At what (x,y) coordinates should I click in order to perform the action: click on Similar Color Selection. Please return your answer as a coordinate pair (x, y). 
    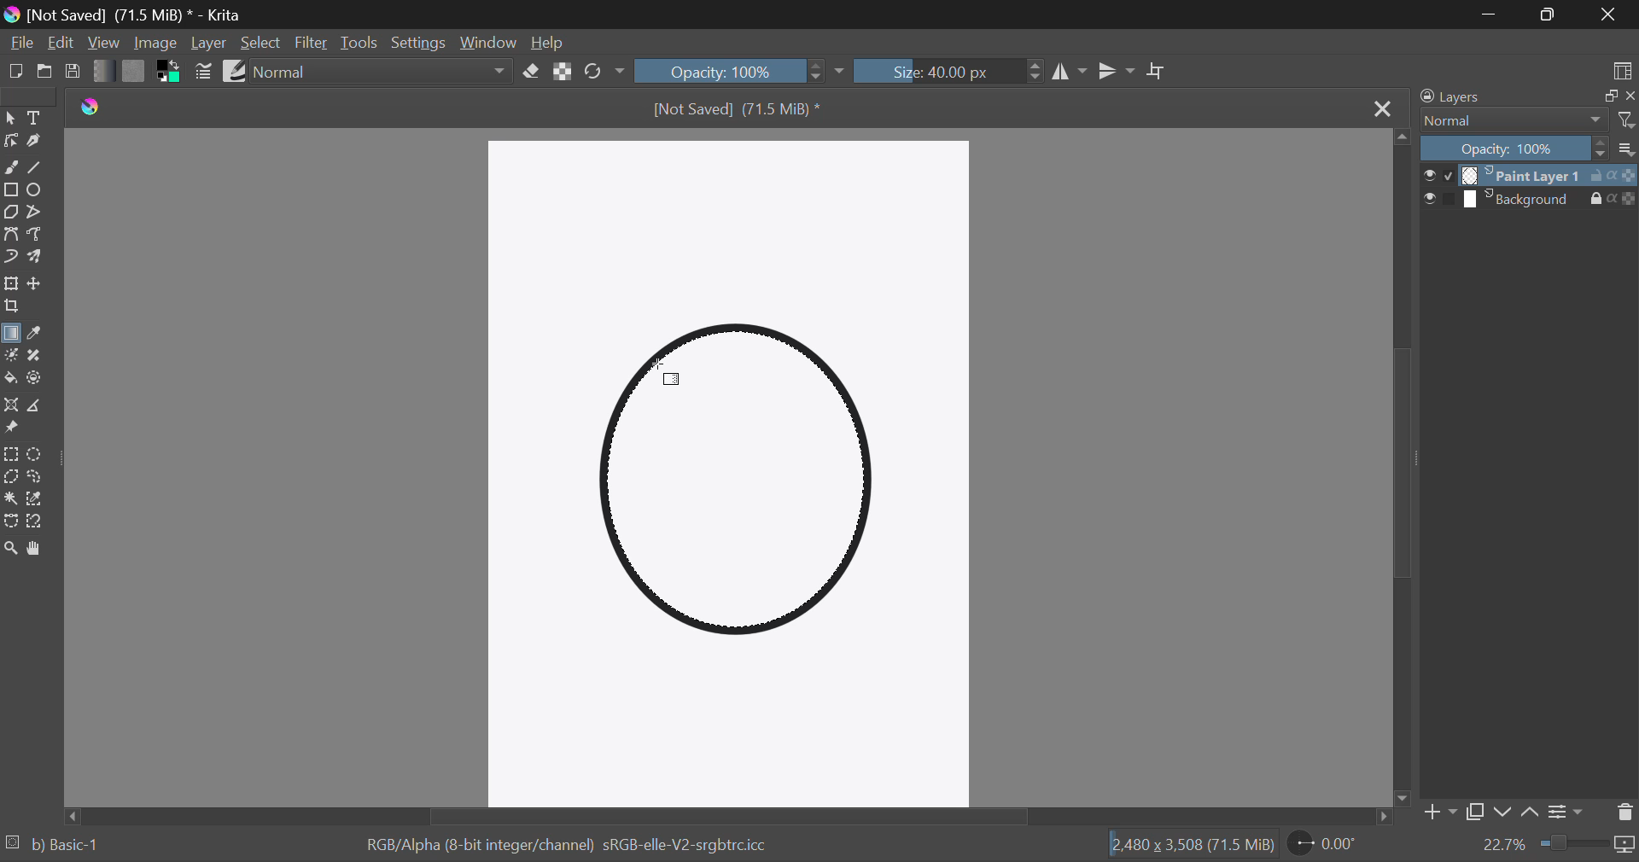
    Looking at the image, I should click on (42, 498).